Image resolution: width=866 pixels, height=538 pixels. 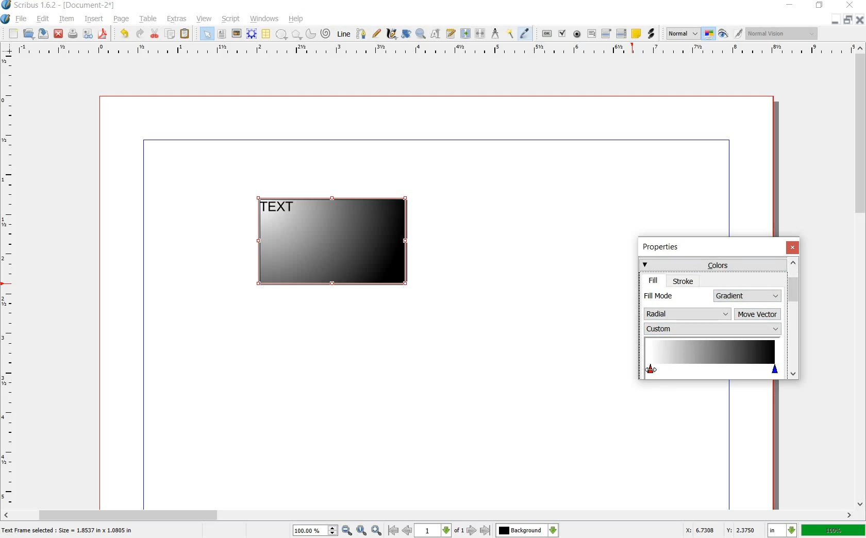 I want to click on shape, so click(x=281, y=35).